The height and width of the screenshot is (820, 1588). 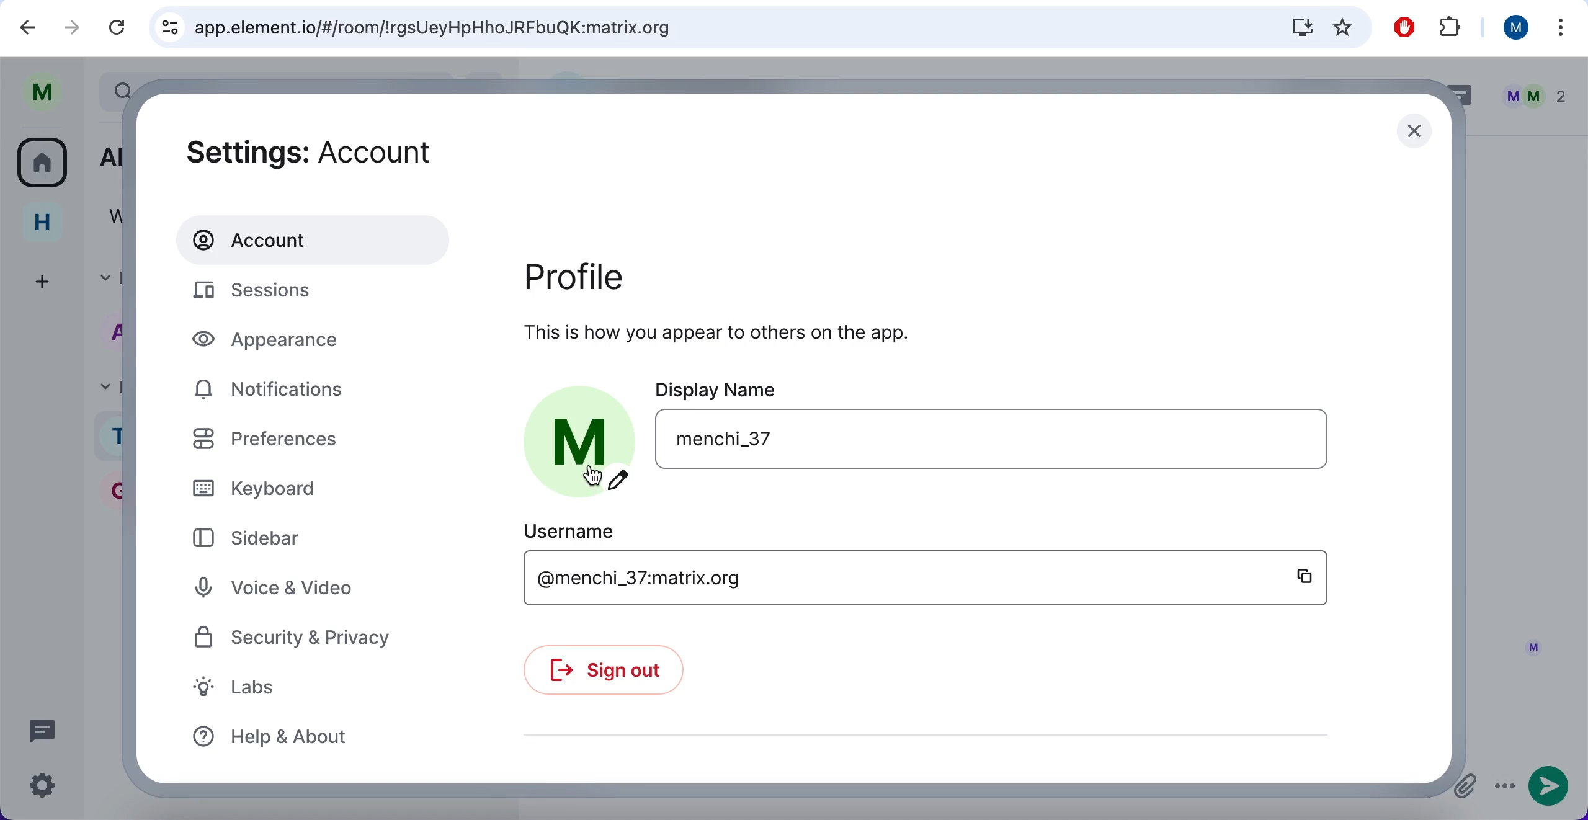 I want to click on sessions, so click(x=293, y=293).